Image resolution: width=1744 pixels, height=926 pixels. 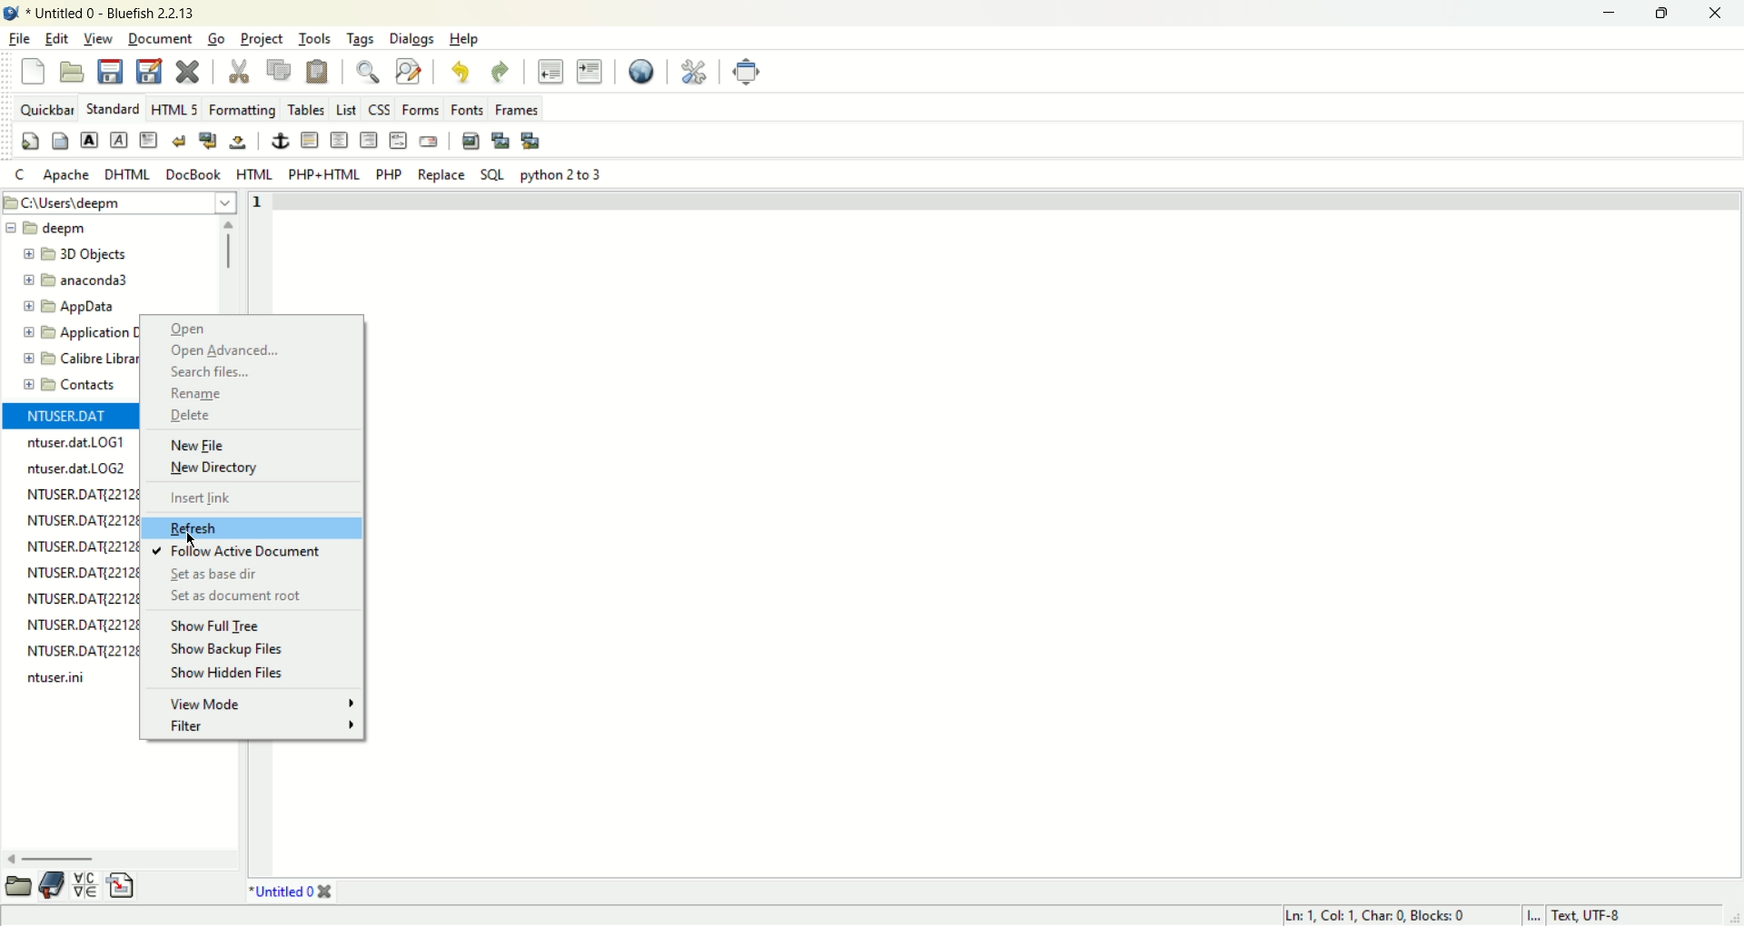 I want to click on application icon, so click(x=11, y=11).